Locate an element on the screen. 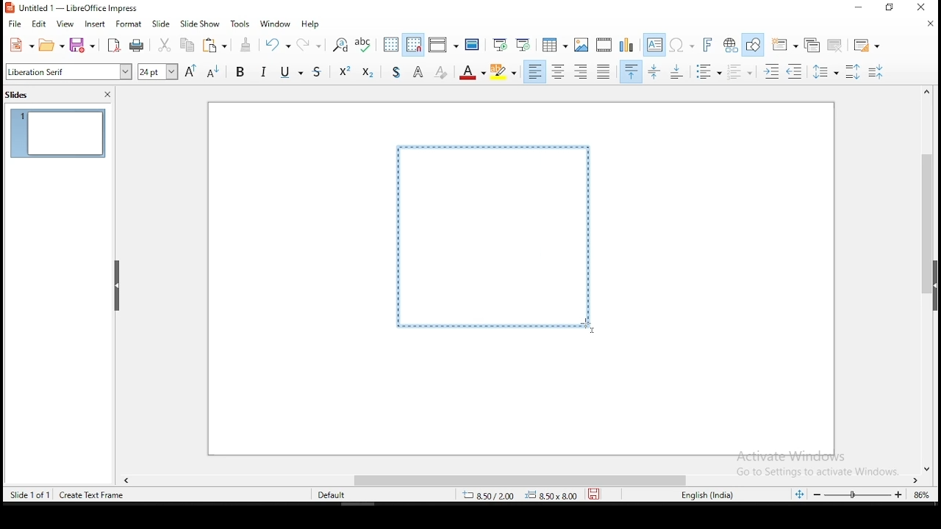 Image resolution: width=941 pixels, height=529 pixels. decrease paragraph spacing is located at coordinates (877, 72).